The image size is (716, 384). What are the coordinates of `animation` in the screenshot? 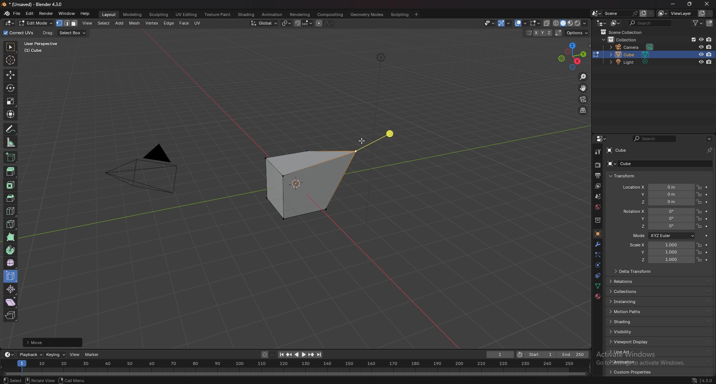 It's located at (273, 14).